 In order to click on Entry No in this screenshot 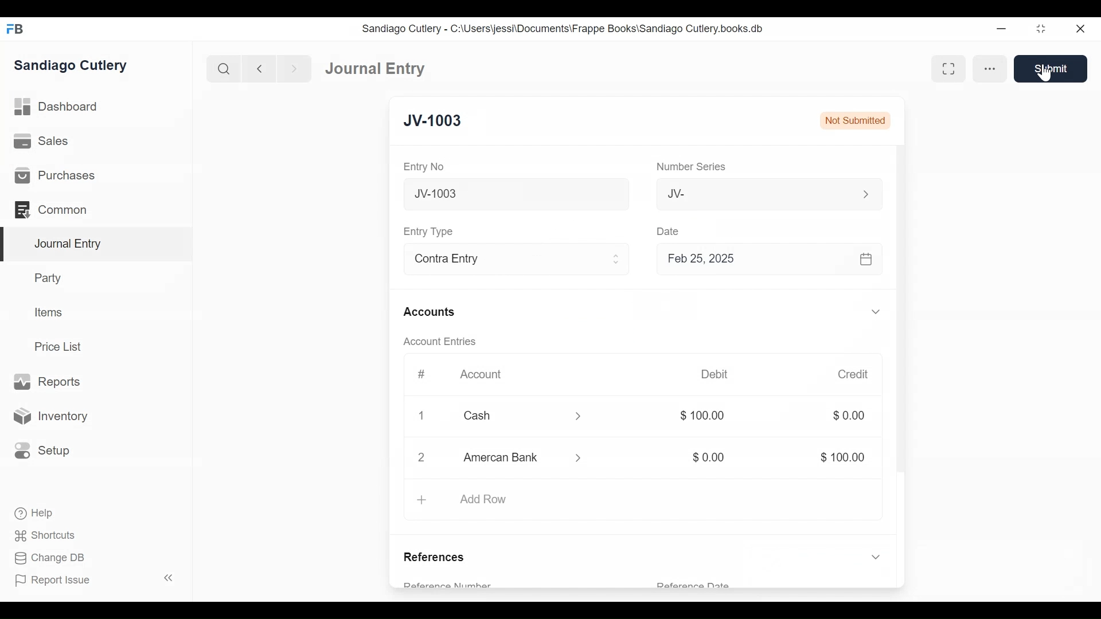, I will do `click(427, 166)`.